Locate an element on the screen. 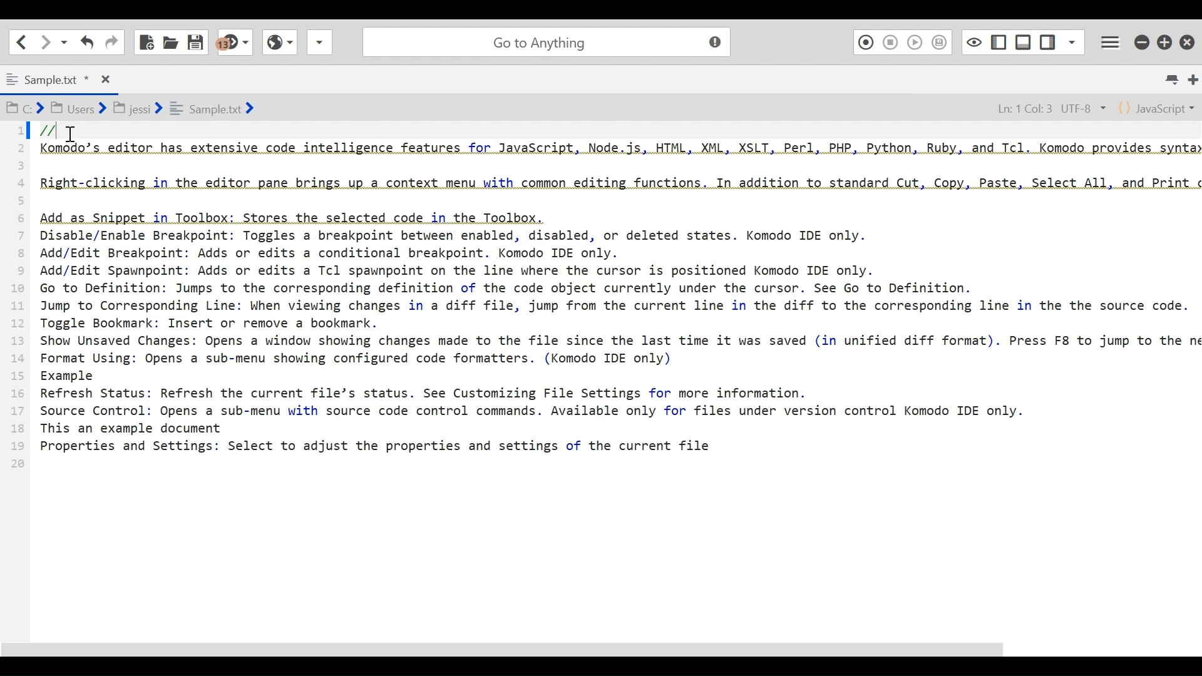  New Tab is located at coordinates (1193, 79).